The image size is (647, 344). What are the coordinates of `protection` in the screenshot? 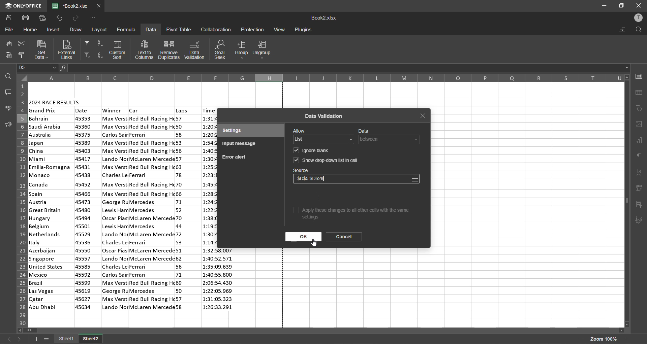 It's located at (253, 30).